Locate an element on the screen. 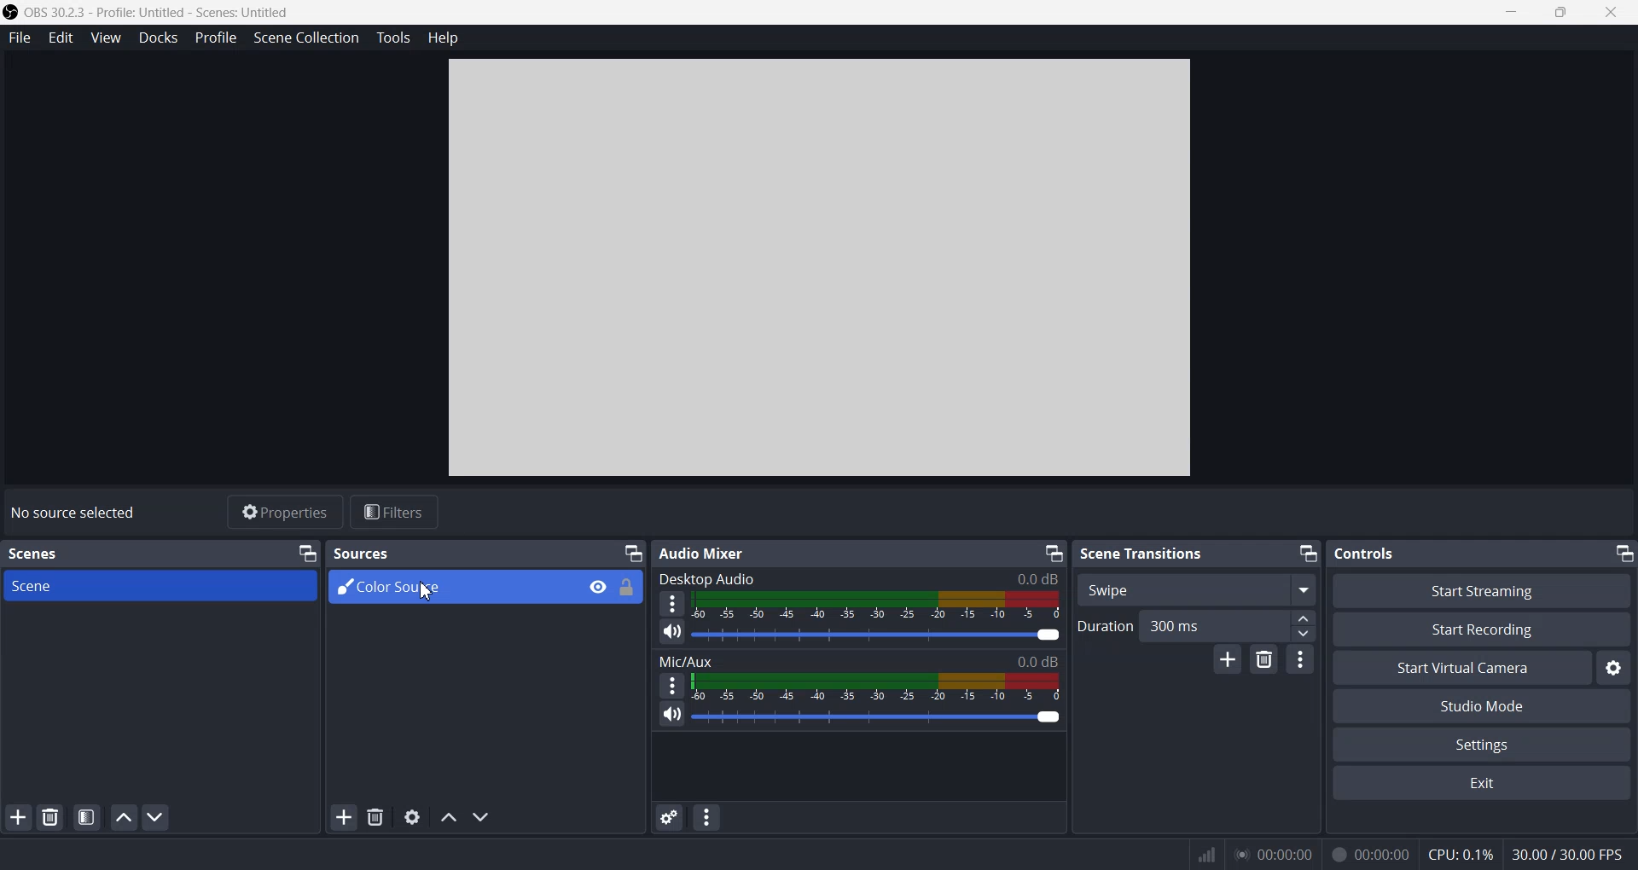 This screenshot has height=870, width=1638. Signals is located at coordinates (1198, 853).